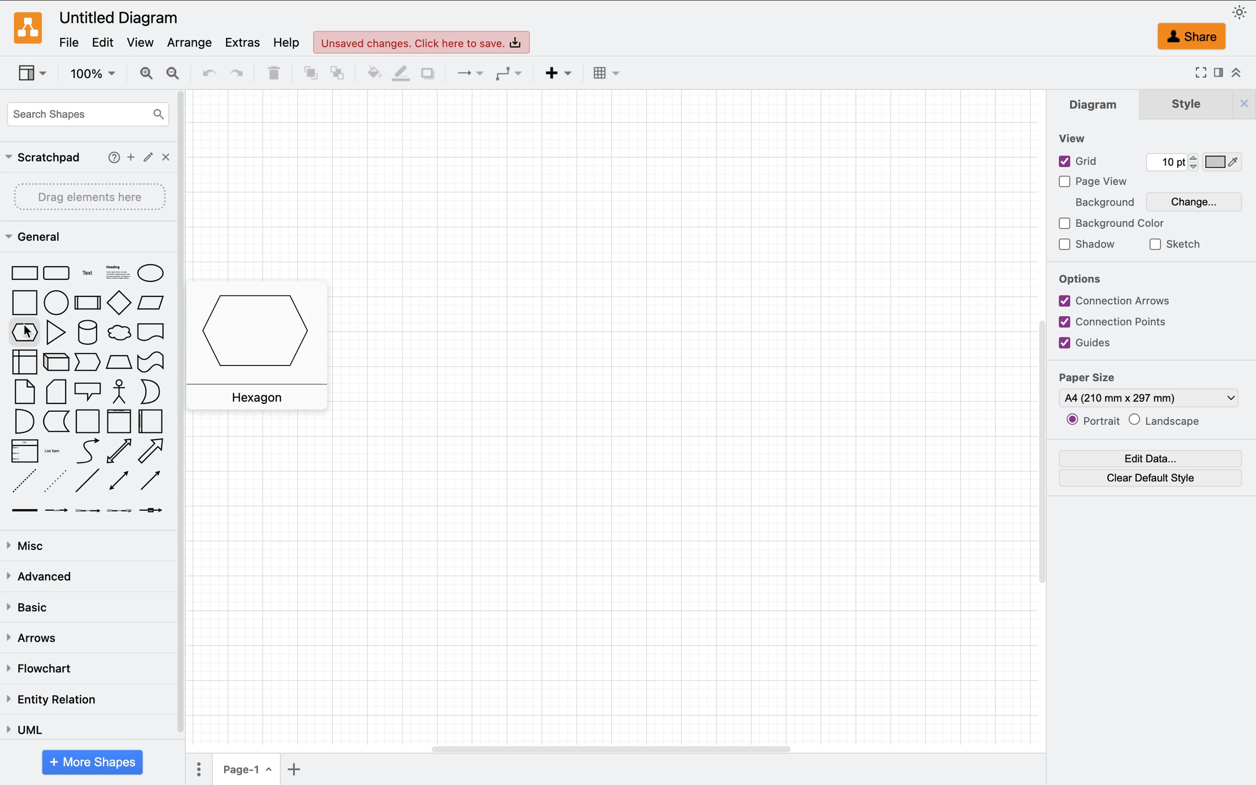  Describe the element at coordinates (1176, 244) in the screenshot. I see `sketch` at that location.